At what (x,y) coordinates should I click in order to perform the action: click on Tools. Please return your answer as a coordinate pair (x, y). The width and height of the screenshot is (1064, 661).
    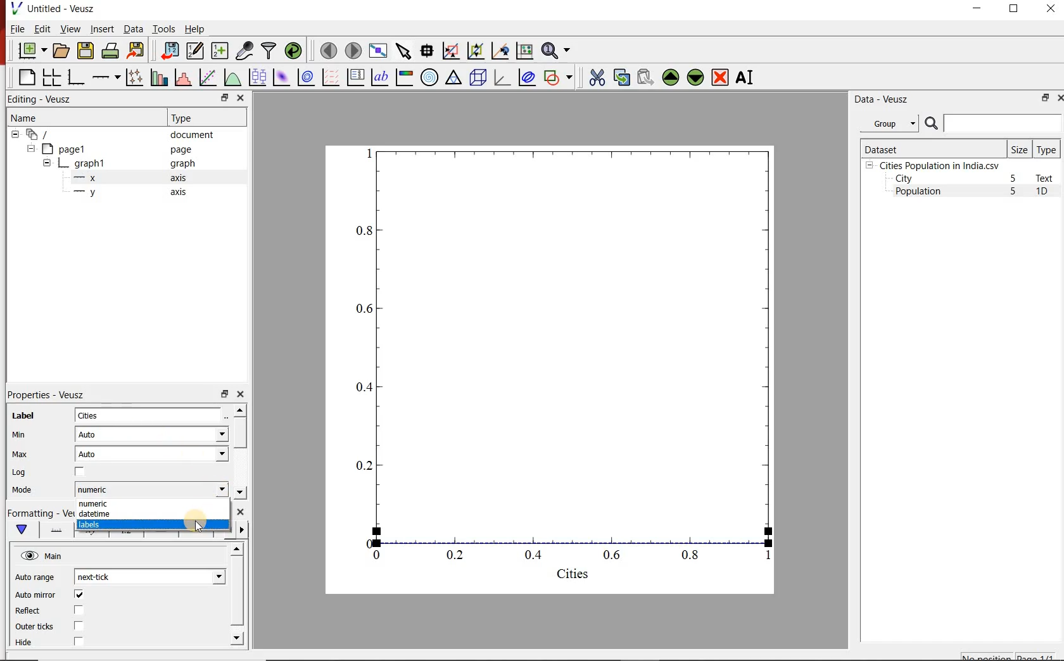
    Looking at the image, I should click on (163, 28).